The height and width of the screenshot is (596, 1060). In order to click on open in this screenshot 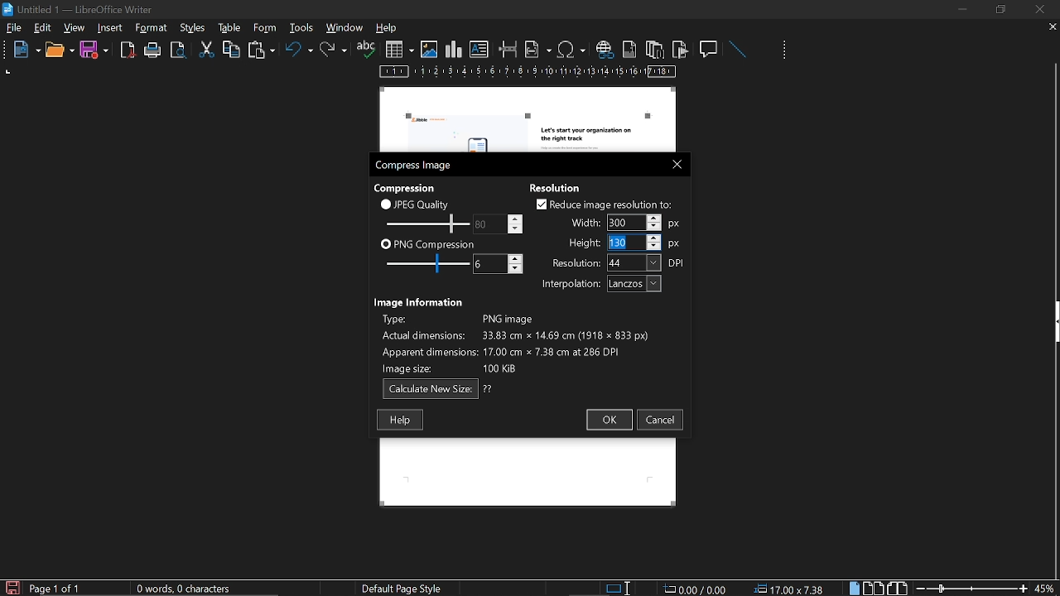, I will do `click(59, 50)`.